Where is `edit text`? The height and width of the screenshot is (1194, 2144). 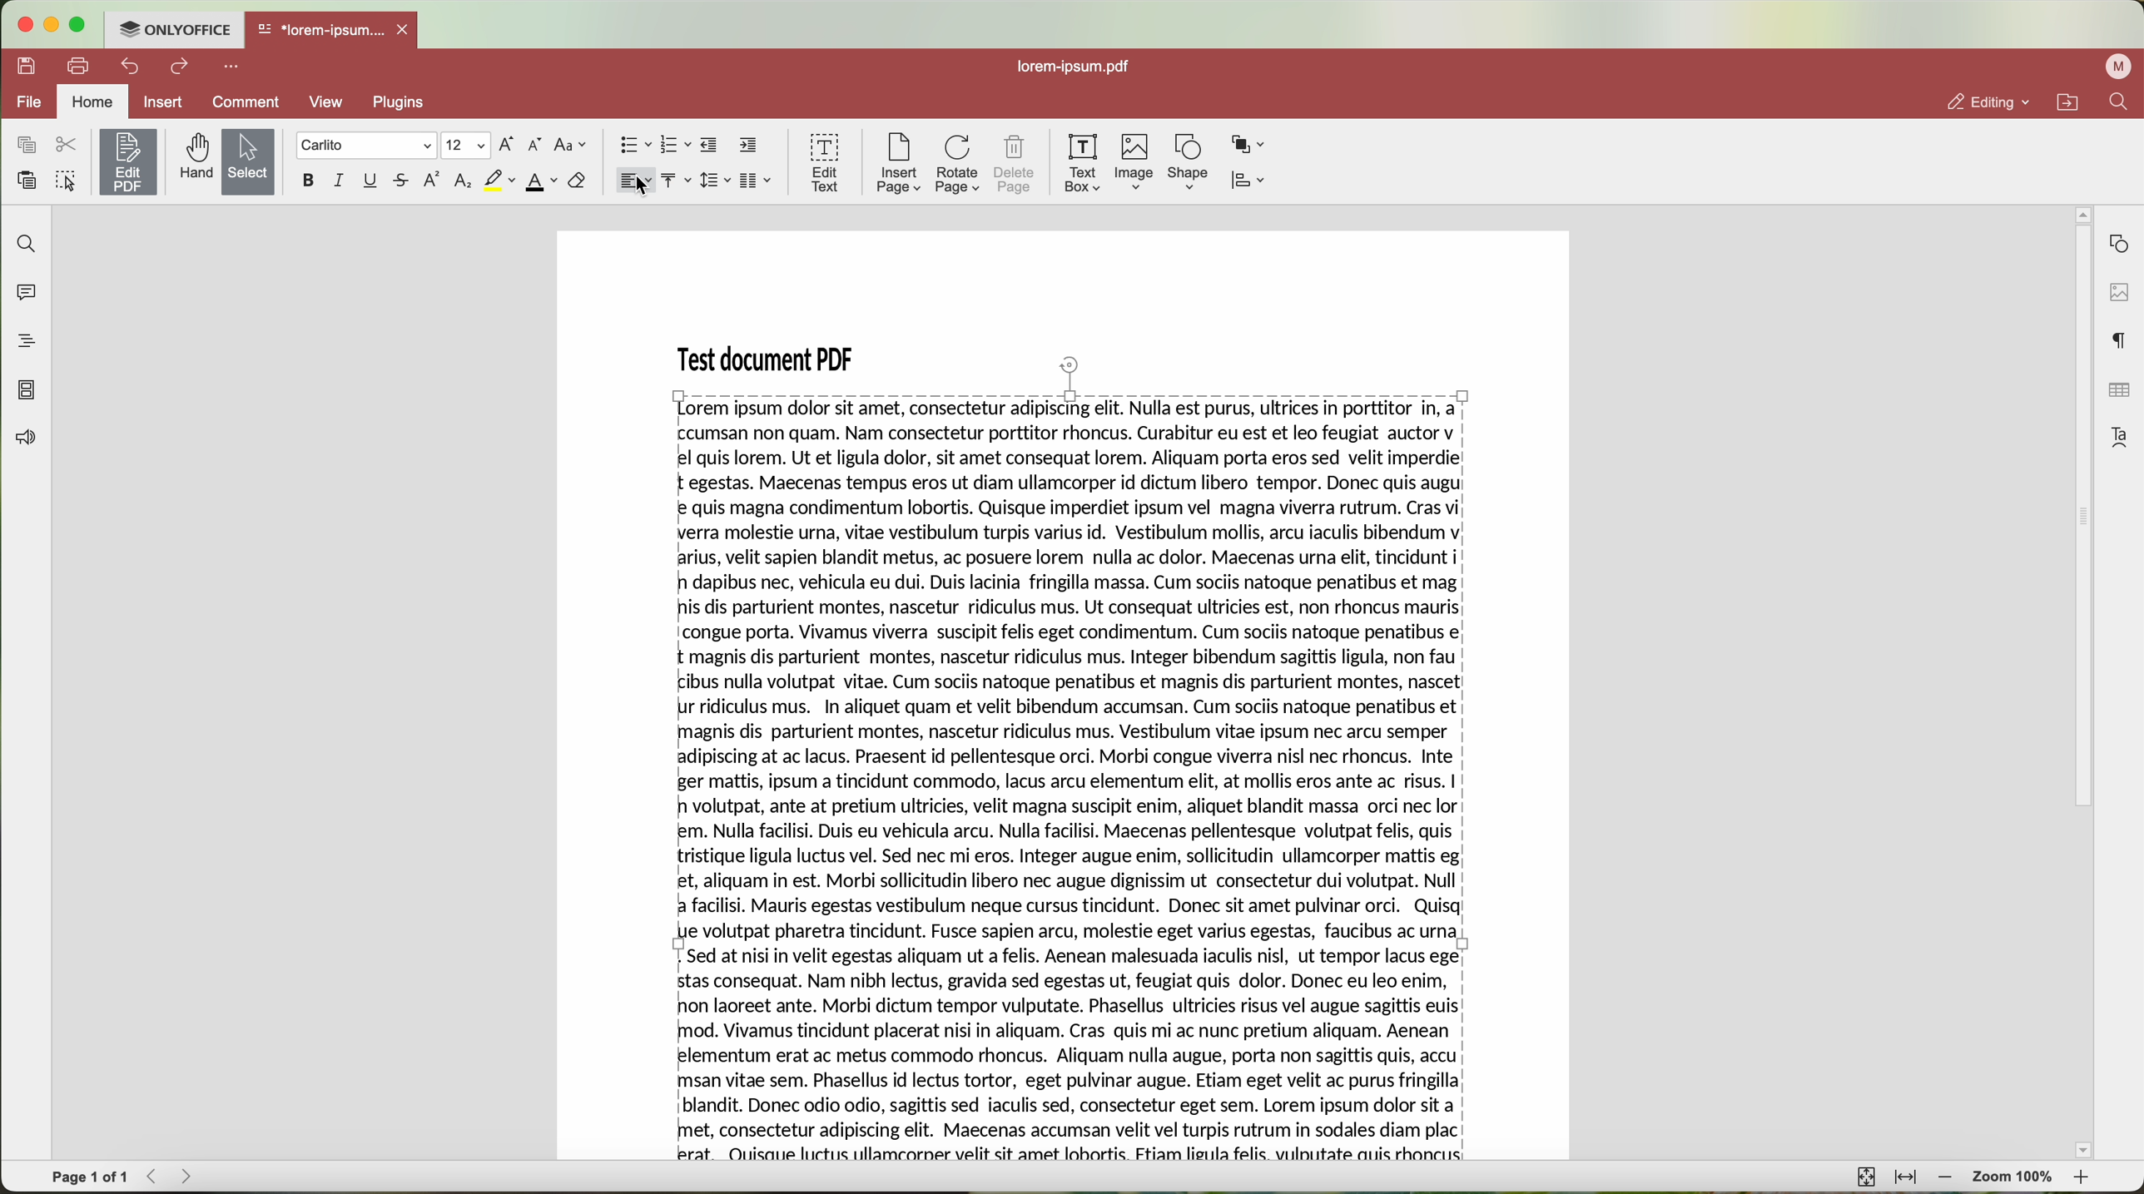 edit text is located at coordinates (826, 163).